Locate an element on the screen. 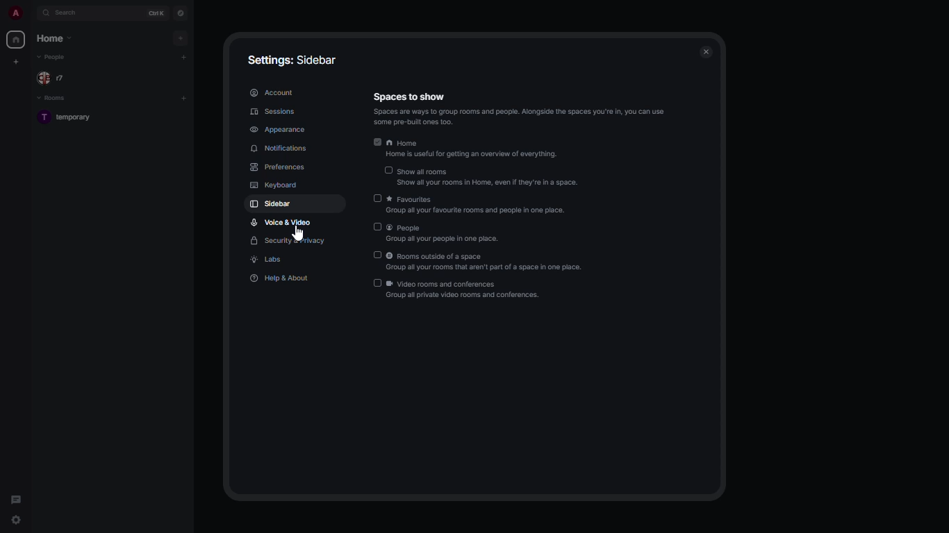 The width and height of the screenshot is (949, 533). search is located at coordinates (72, 12).